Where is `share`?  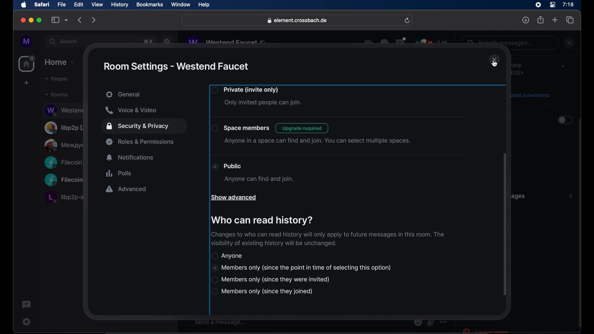
share is located at coordinates (541, 20).